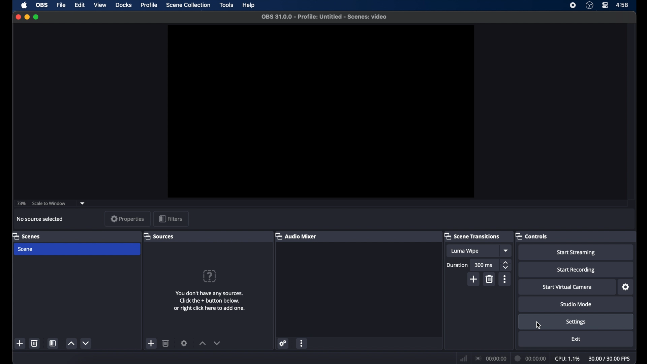 This screenshot has height=364, width=647. I want to click on decrement, so click(216, 343).